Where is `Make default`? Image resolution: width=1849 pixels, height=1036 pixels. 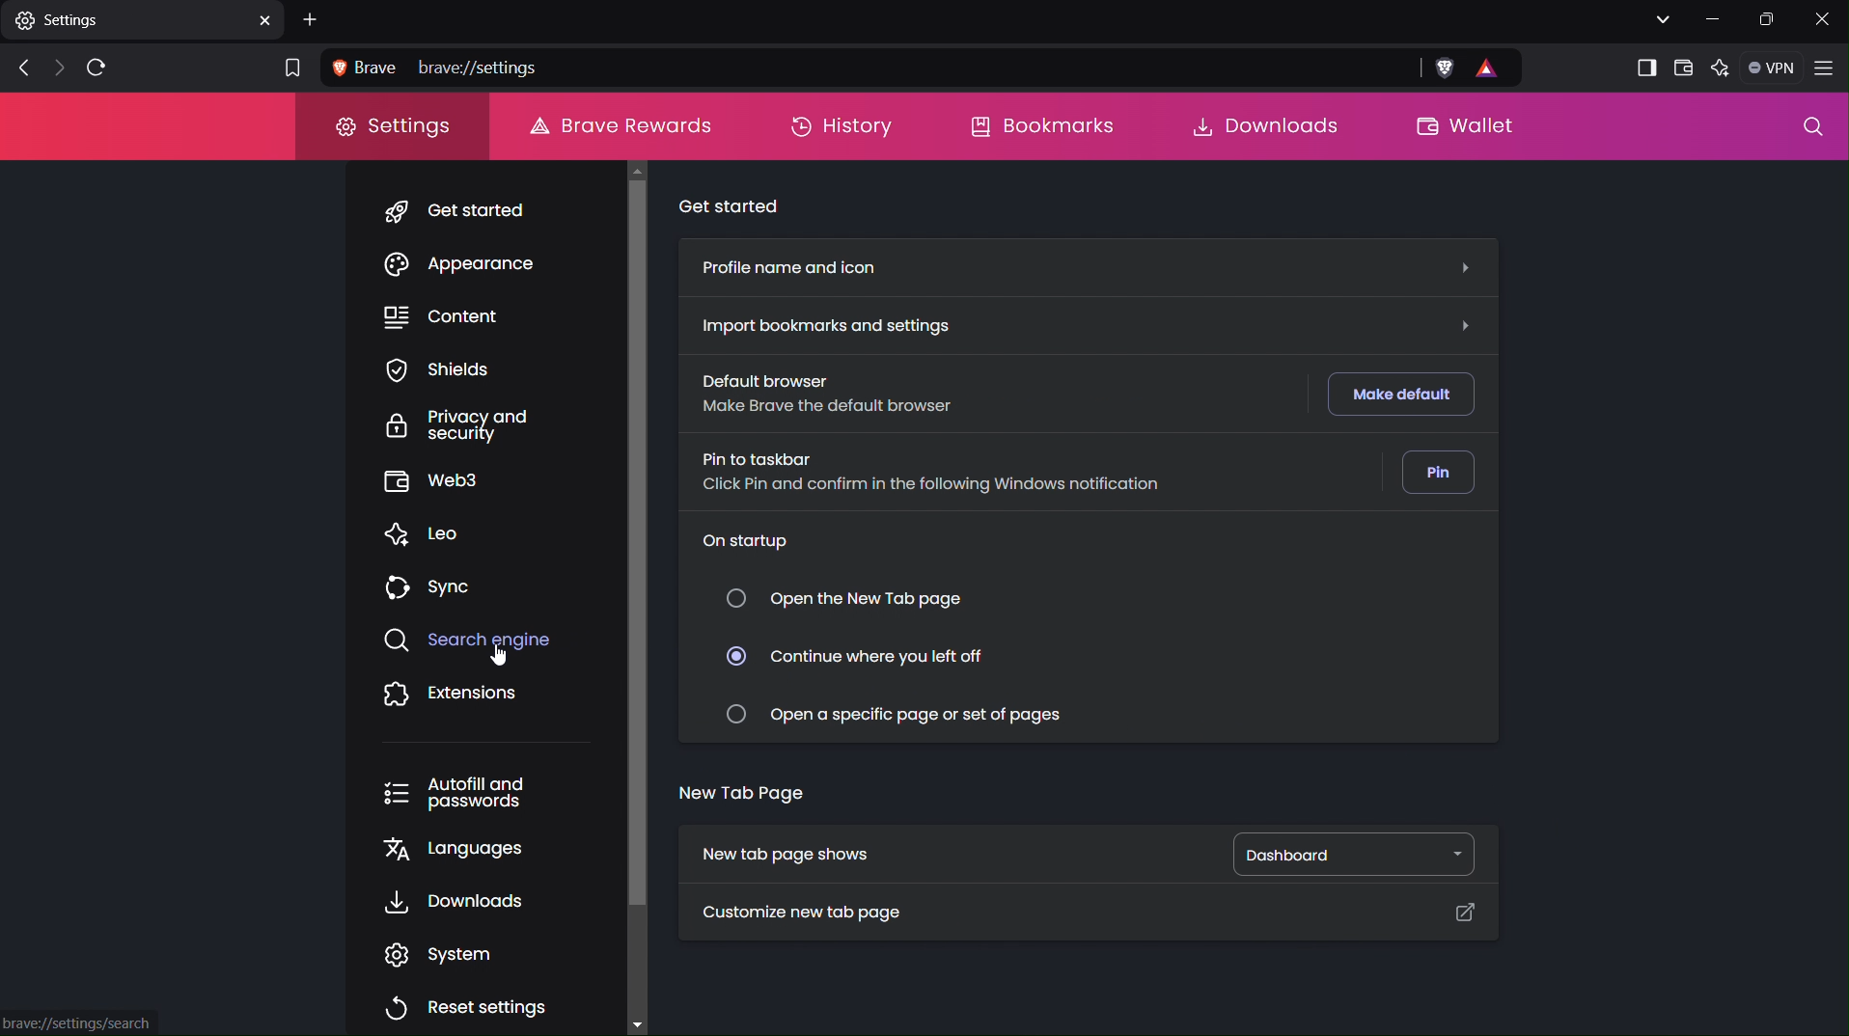
Make default is located at coordinates (1403, 396).